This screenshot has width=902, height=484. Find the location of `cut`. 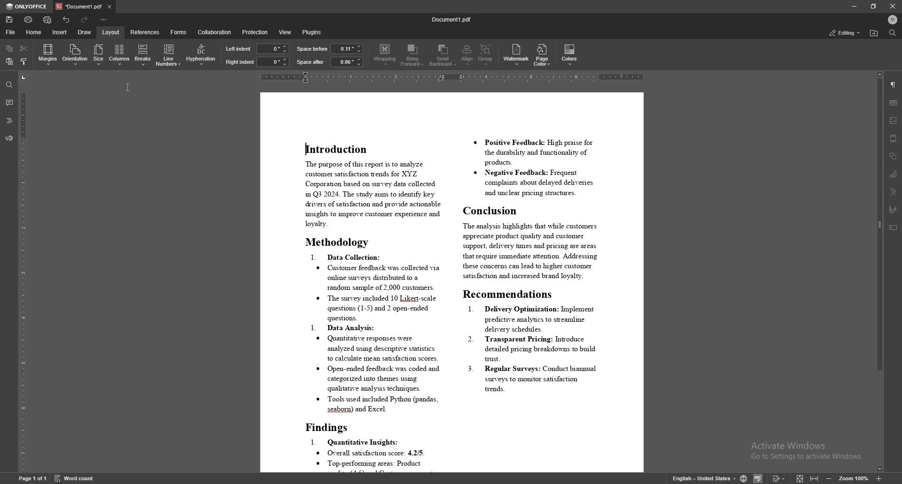

cut is located at coordinates (23, 48).